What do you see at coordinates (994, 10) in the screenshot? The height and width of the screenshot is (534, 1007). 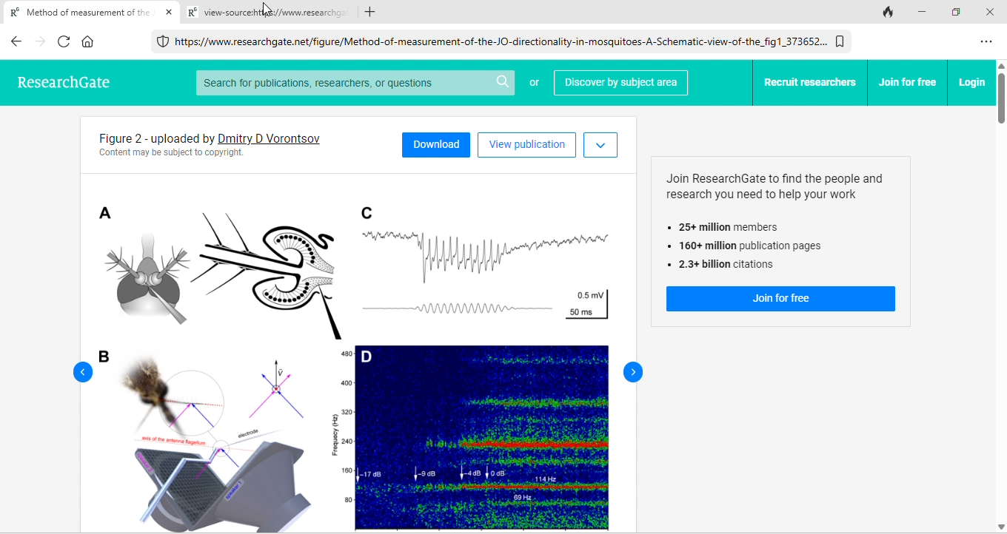 I see `close` at bounding box center [994, 10].